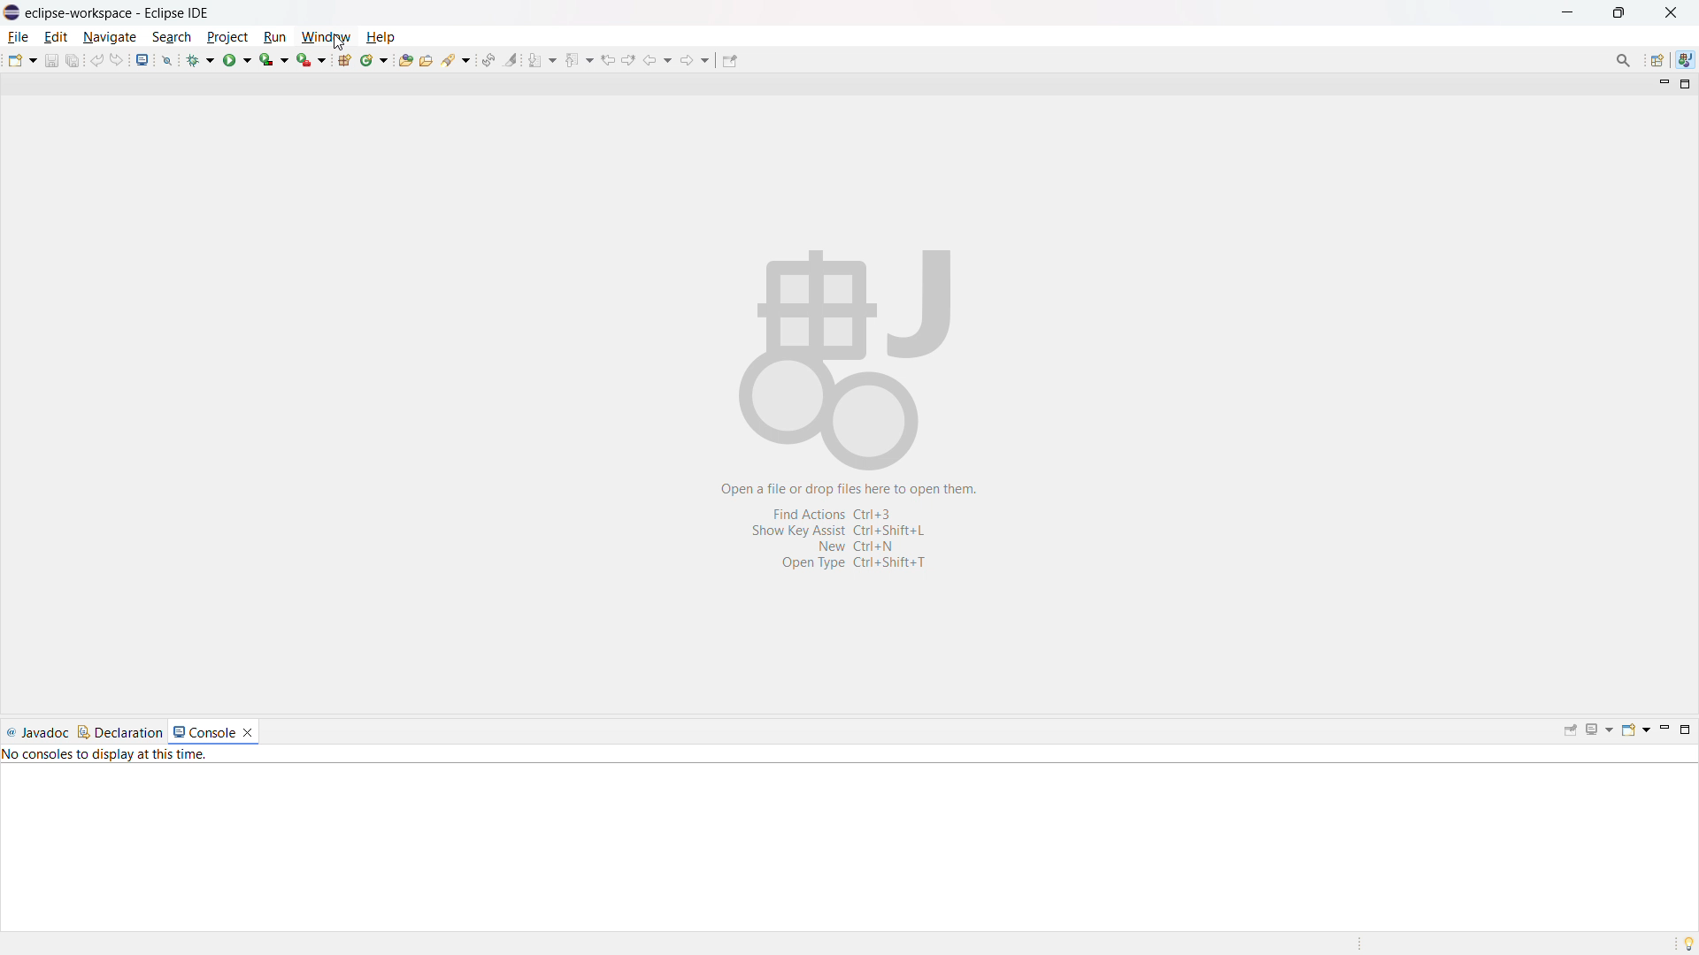 The height and width of the screenshot is (955, 1699). I want to click on java, so click(1687, 58).